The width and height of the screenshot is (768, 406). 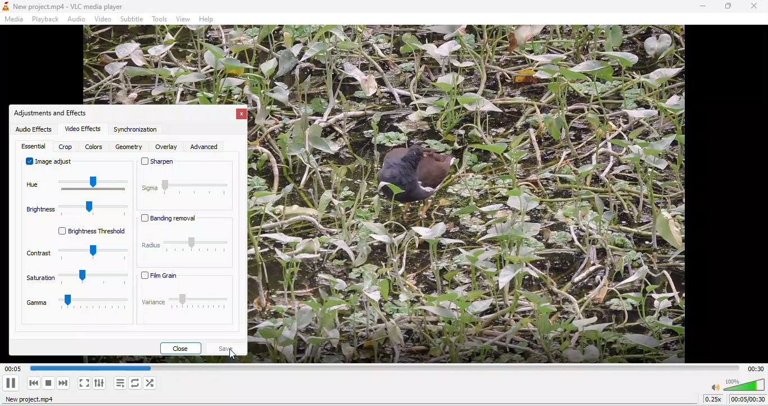 I want to click on equalzer, so click(x=33, y=146).